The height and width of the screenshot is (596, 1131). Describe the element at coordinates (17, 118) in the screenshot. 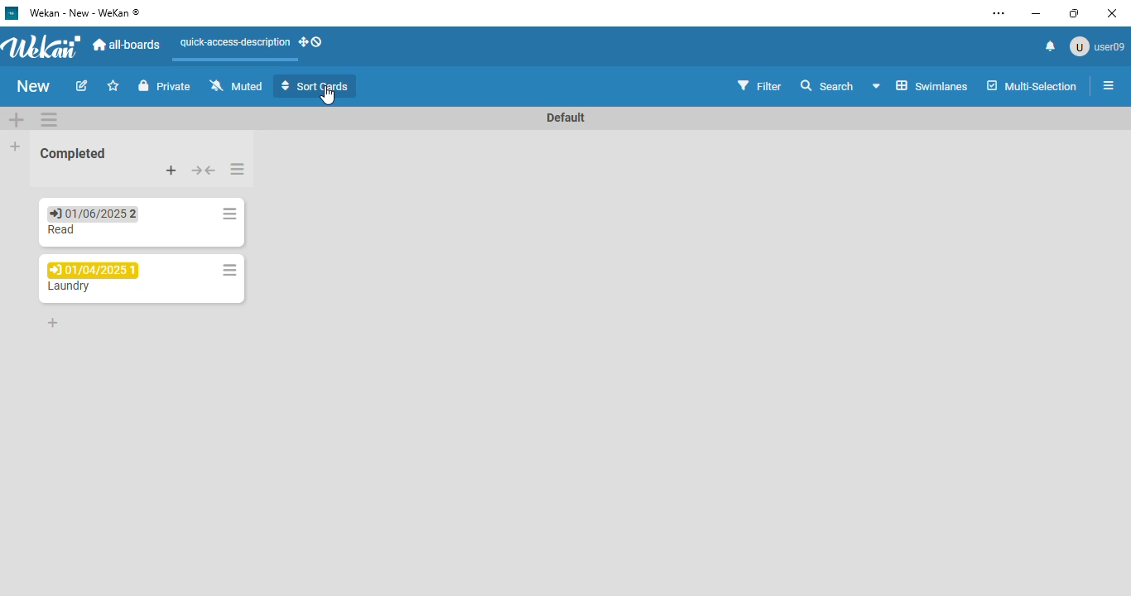

I see `add swimlane` at that location.